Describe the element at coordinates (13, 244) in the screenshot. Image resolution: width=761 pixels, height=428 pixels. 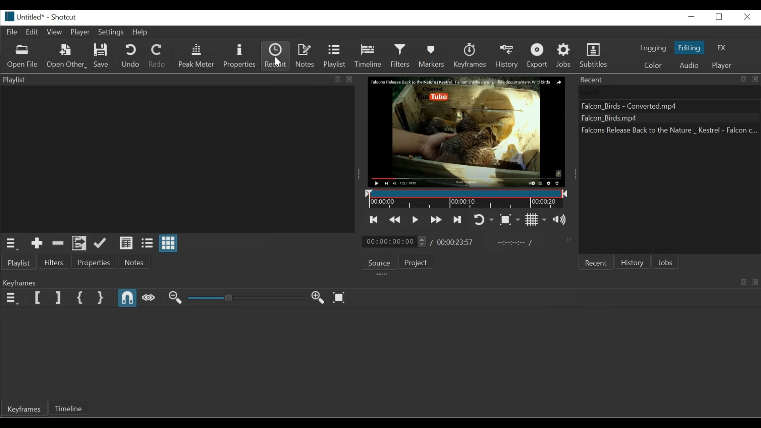
I see `Playlist Menu` at that location.